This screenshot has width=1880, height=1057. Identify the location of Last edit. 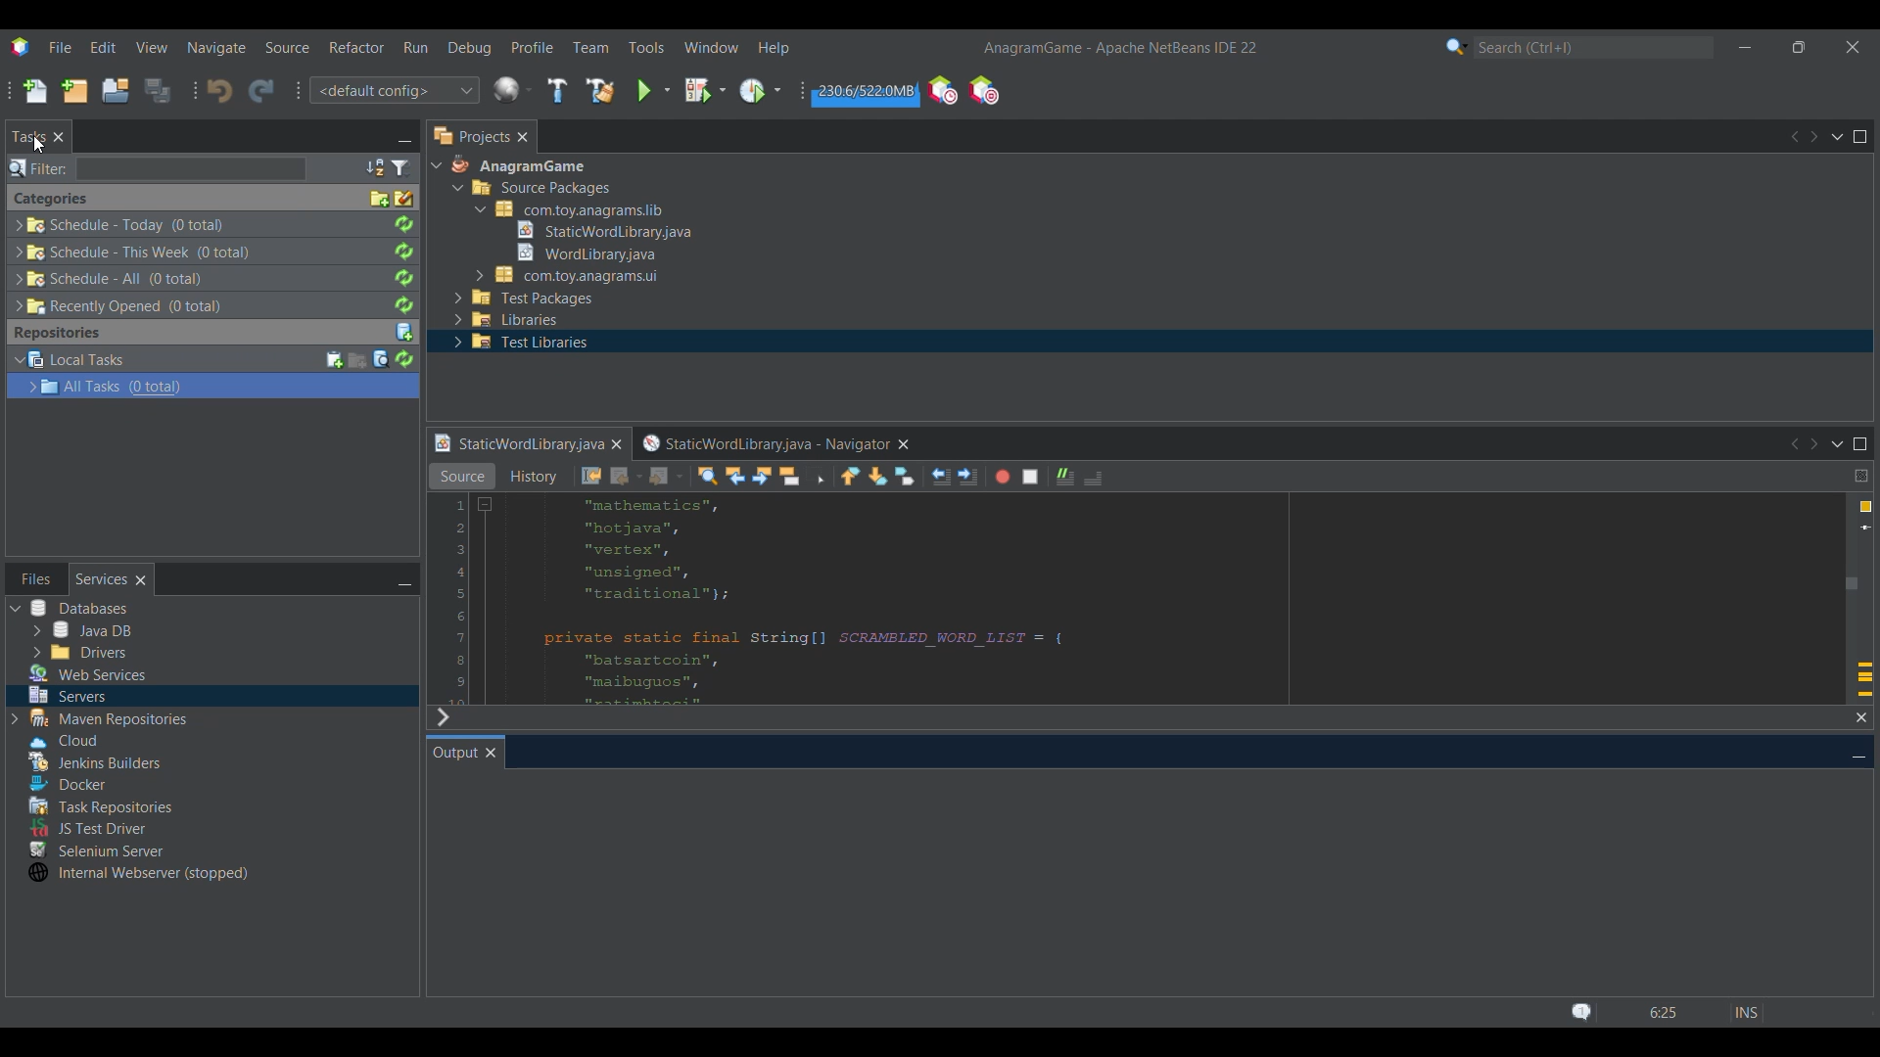
(591, 476).